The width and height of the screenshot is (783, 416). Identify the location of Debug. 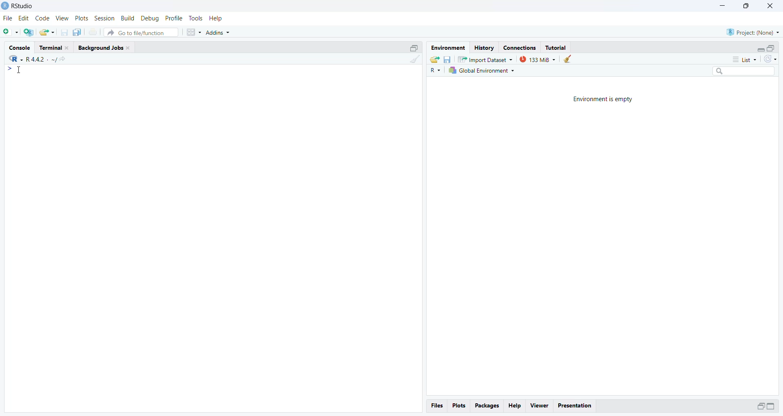
(150, 19).